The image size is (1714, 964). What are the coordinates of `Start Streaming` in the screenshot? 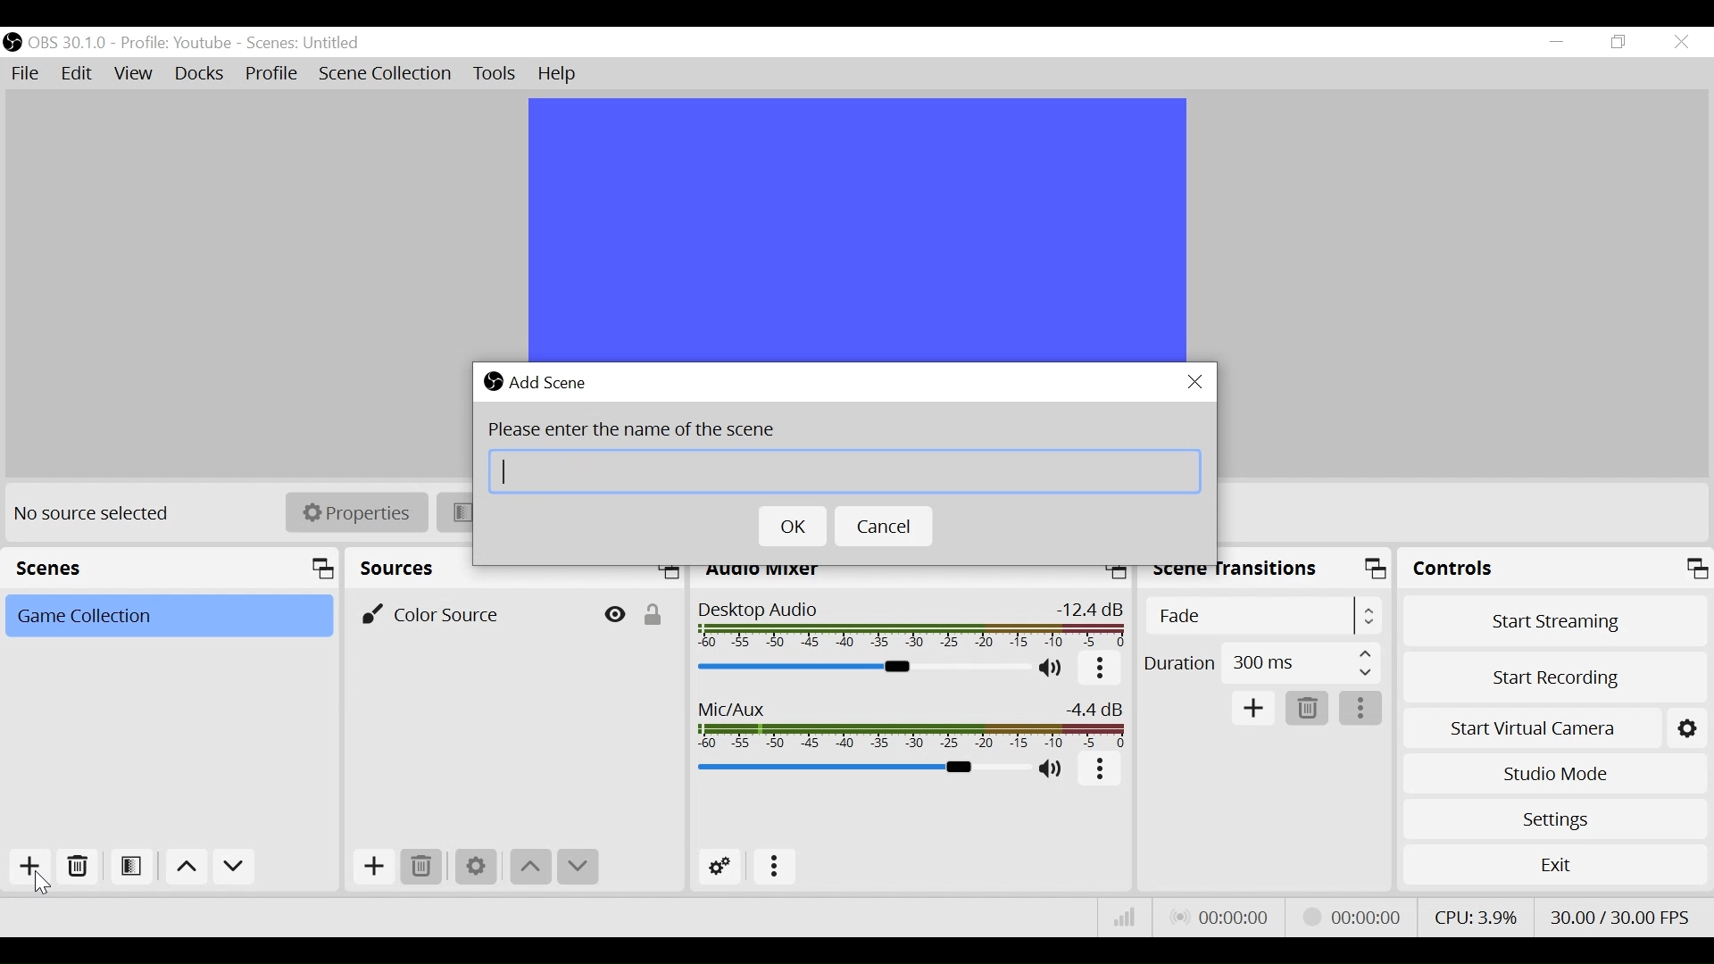 It's located at (1555, 617).